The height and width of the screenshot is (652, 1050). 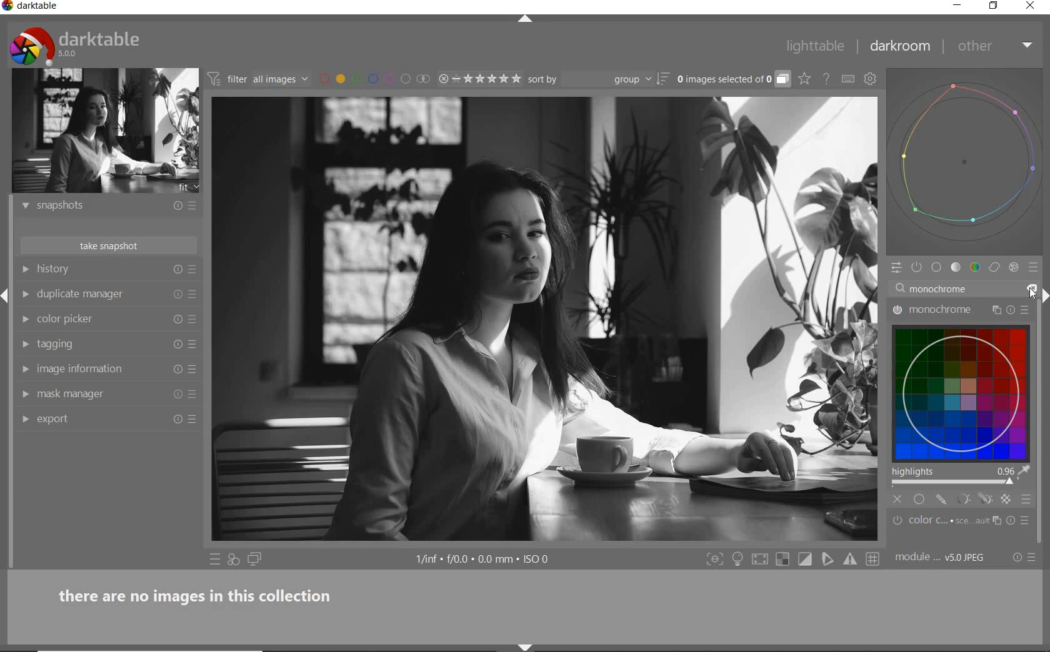 I want to click on toggle softproofing, so click(x=829, y=561).